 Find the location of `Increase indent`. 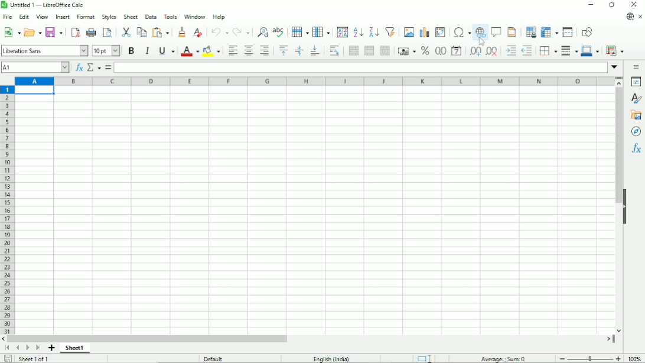

Increase indent is located at coordinates (510, 51).